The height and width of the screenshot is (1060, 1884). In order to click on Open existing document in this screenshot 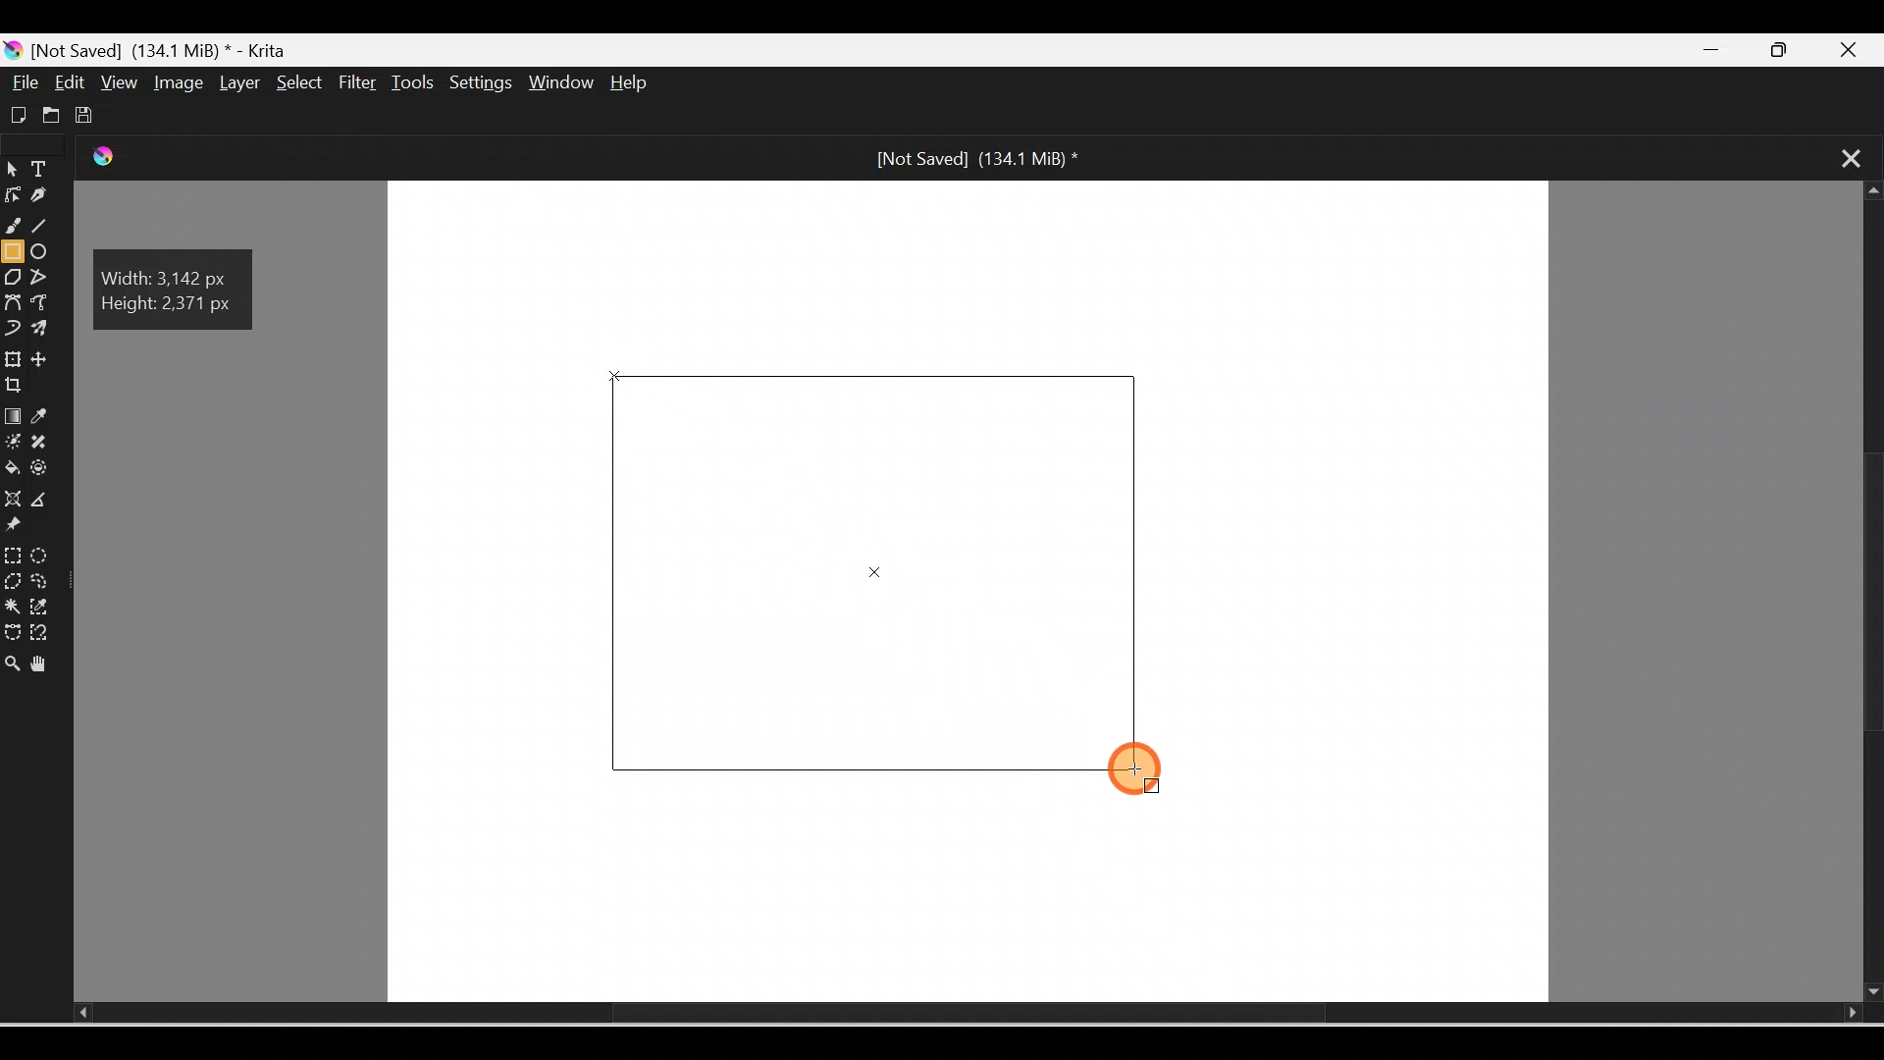, I will do `click(48, 115)`.